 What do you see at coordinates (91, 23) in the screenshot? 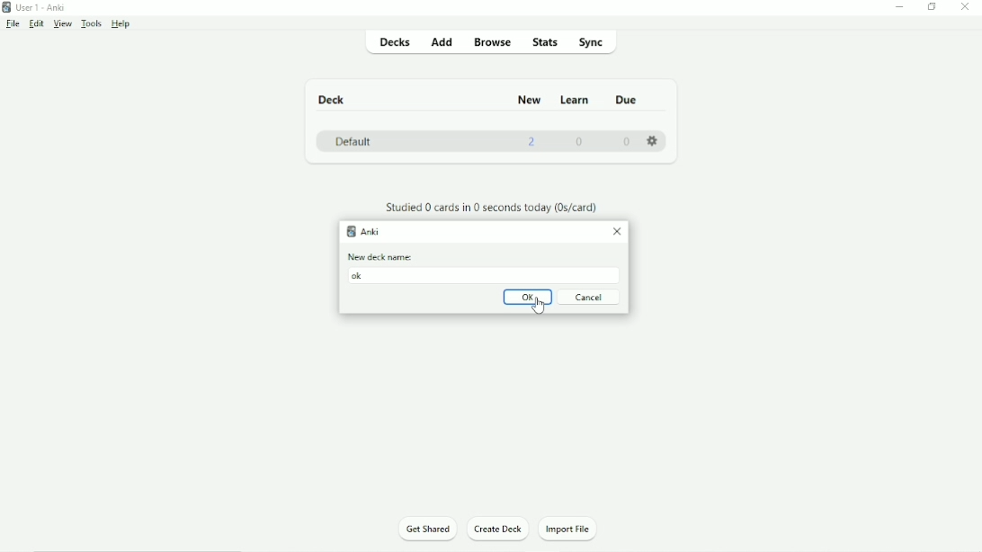
I see `Tools` at bounding box center [91, 23].